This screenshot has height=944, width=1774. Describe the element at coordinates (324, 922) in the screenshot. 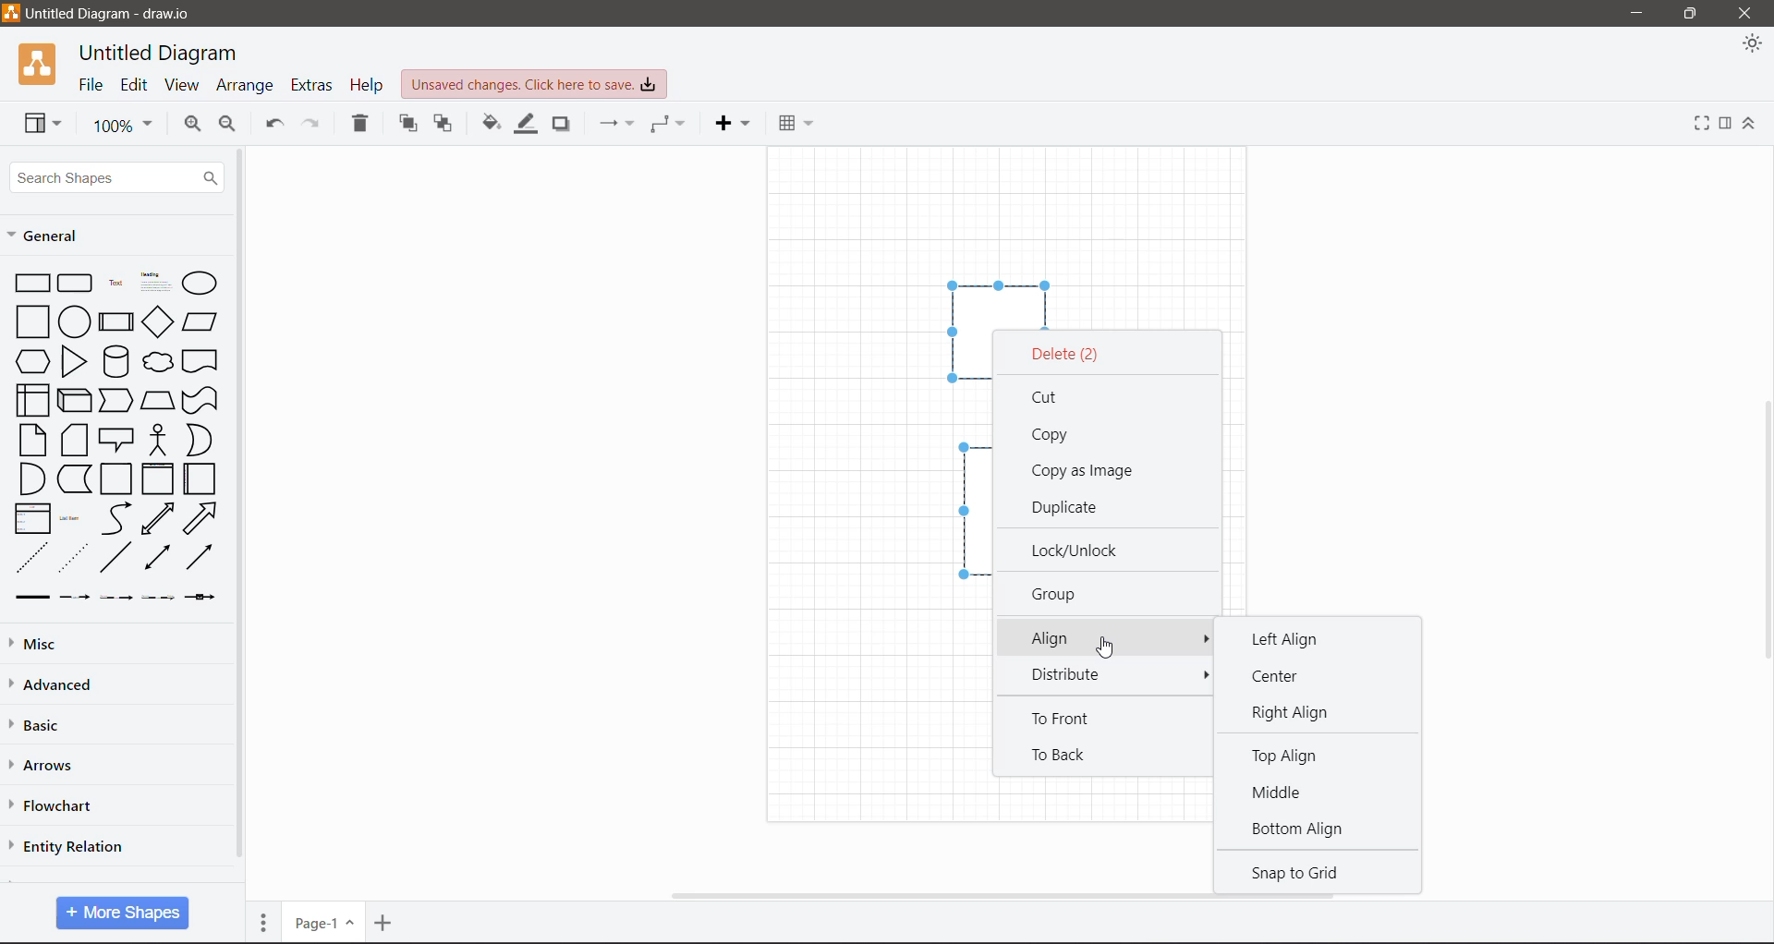

I see `Page Number` at that location.